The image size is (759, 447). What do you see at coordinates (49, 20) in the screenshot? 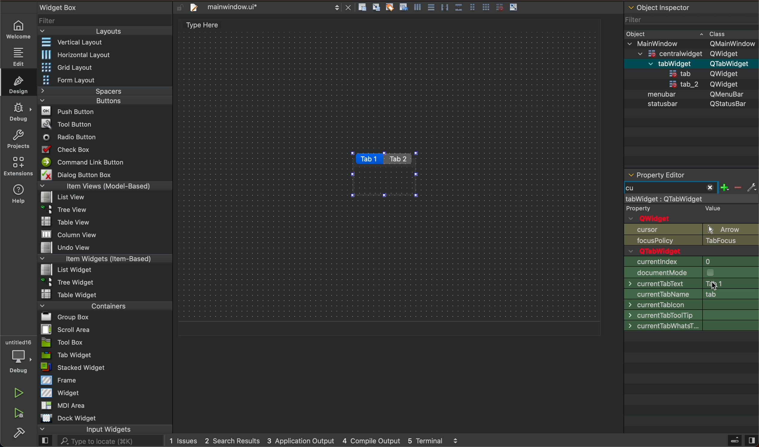
I see `Filter` at bounding box center [49, 20].